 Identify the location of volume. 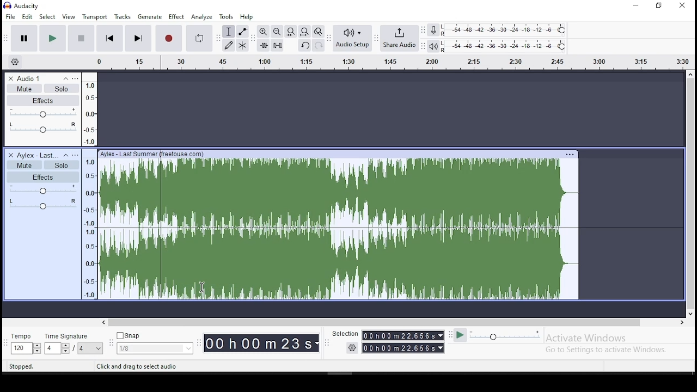
(42, 189).